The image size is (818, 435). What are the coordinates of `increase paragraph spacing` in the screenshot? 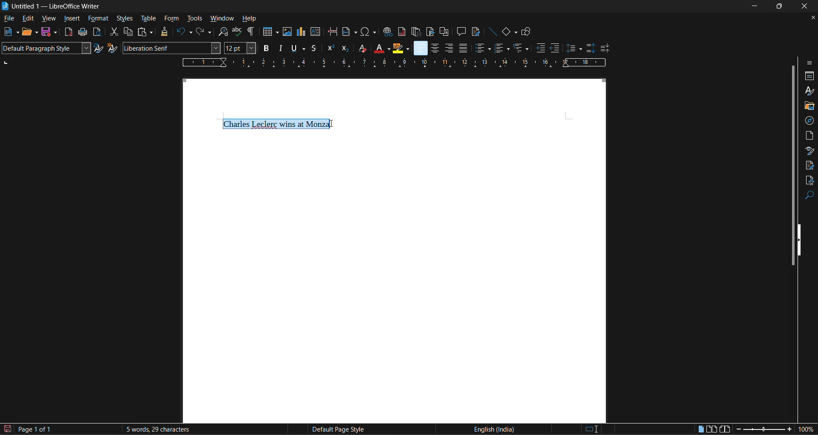 It's located at (592, 49).